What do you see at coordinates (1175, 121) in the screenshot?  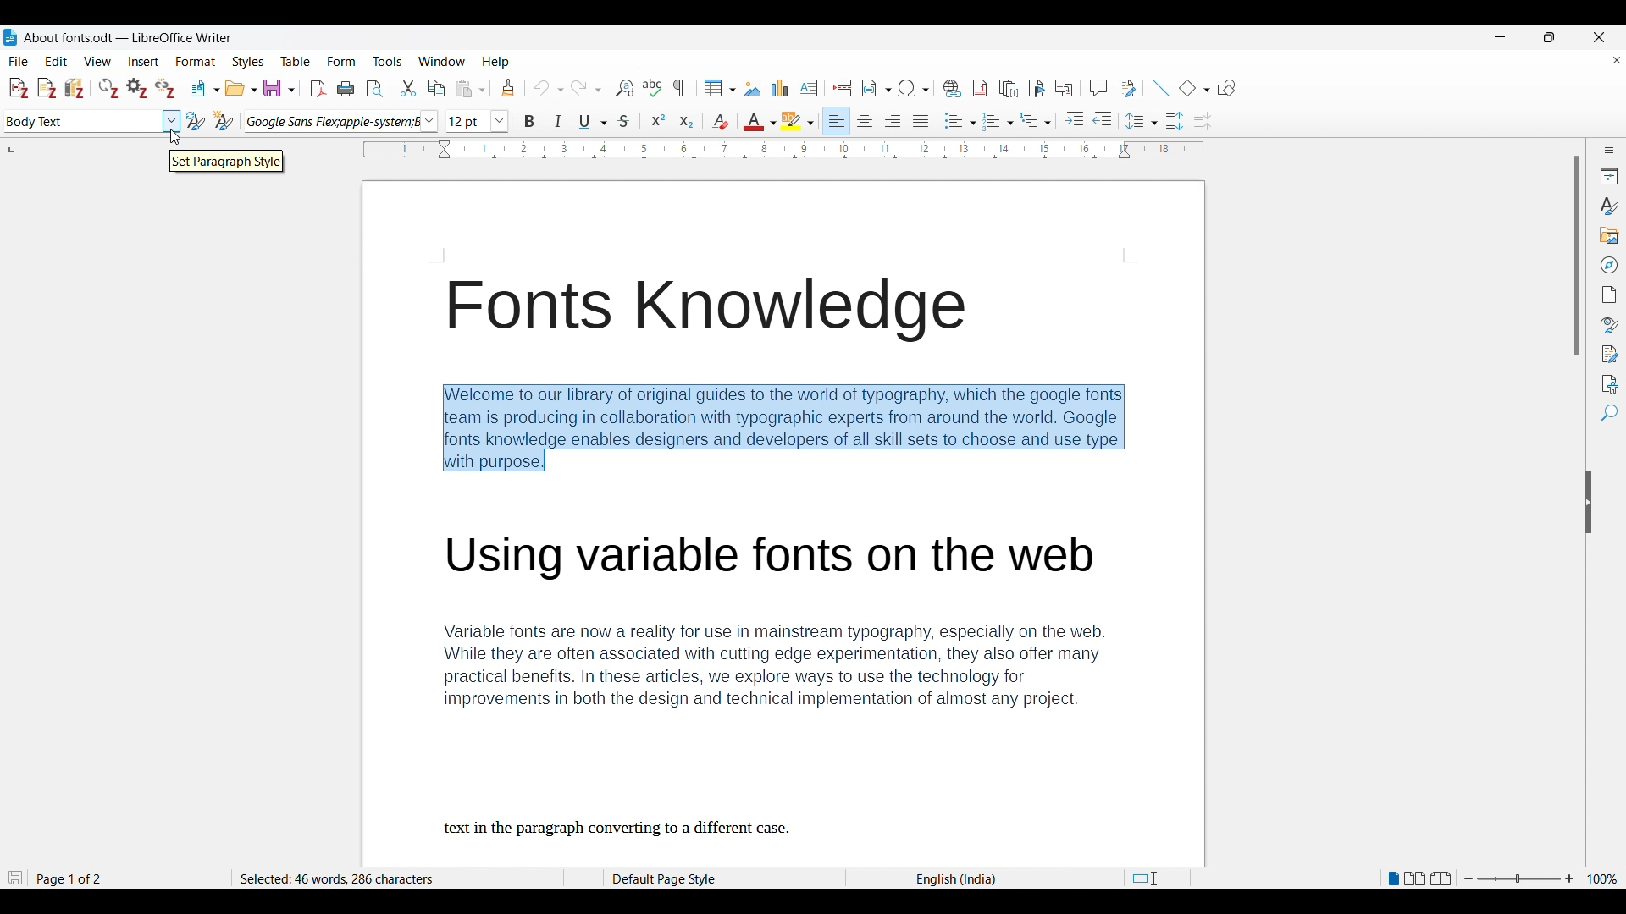 I see `Increase paragraph space` at bounding box center [1175, 121].